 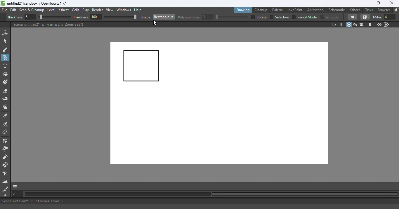 What do you see at coordinates (82, 17) in the screenshot?
I see `hardness` at bounding box center [82, 17].